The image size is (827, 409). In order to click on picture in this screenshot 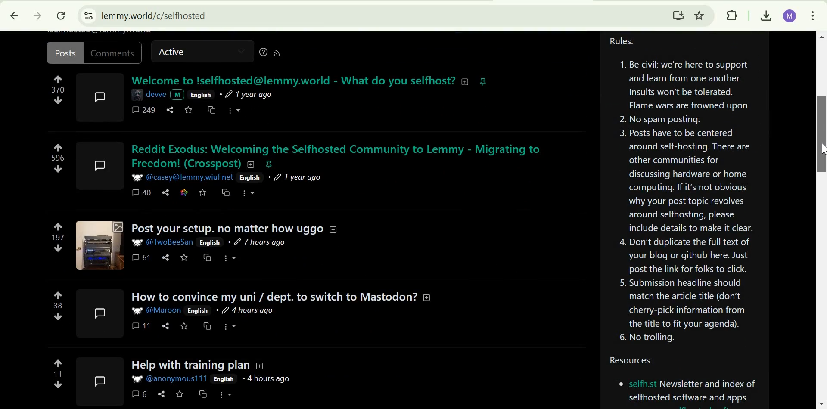, I will do `click(136, 311)`.